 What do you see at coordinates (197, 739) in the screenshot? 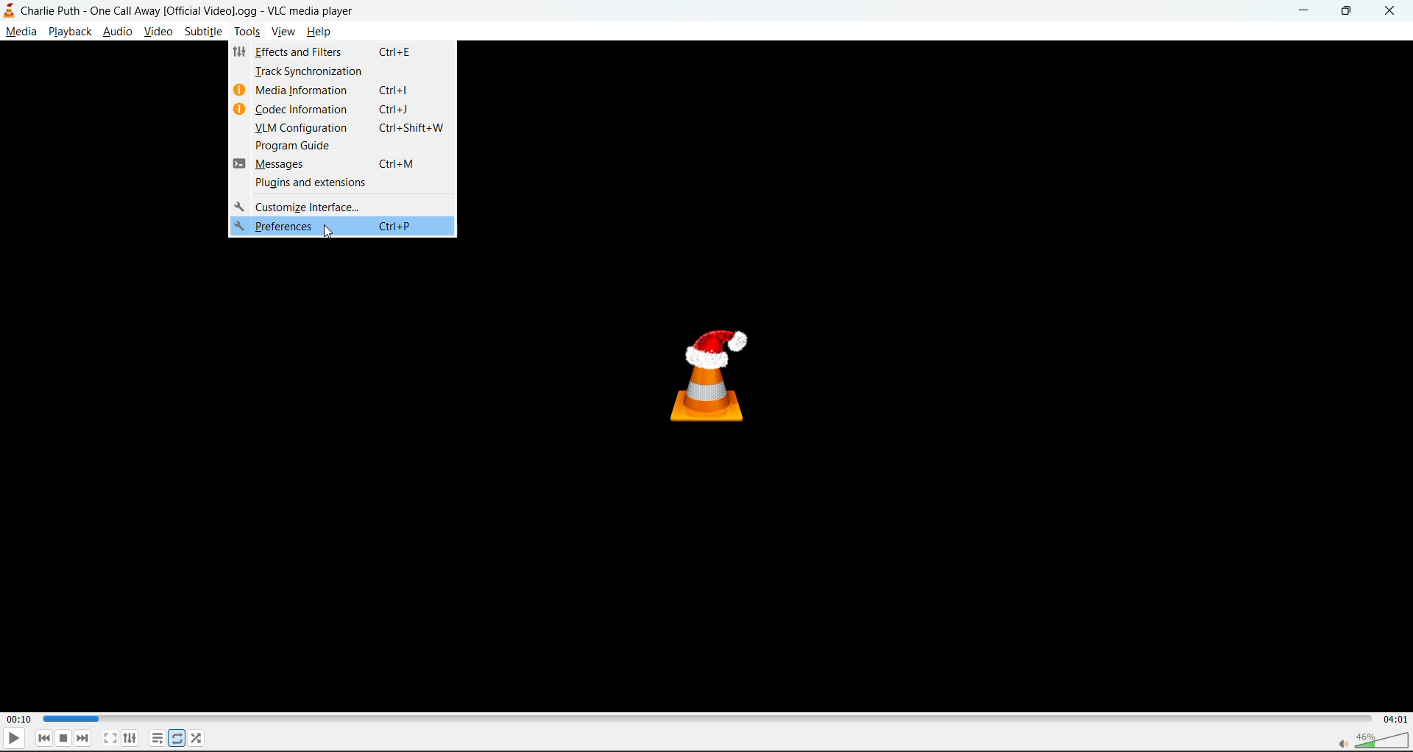
I see `random` at bounding box center [197, 739].